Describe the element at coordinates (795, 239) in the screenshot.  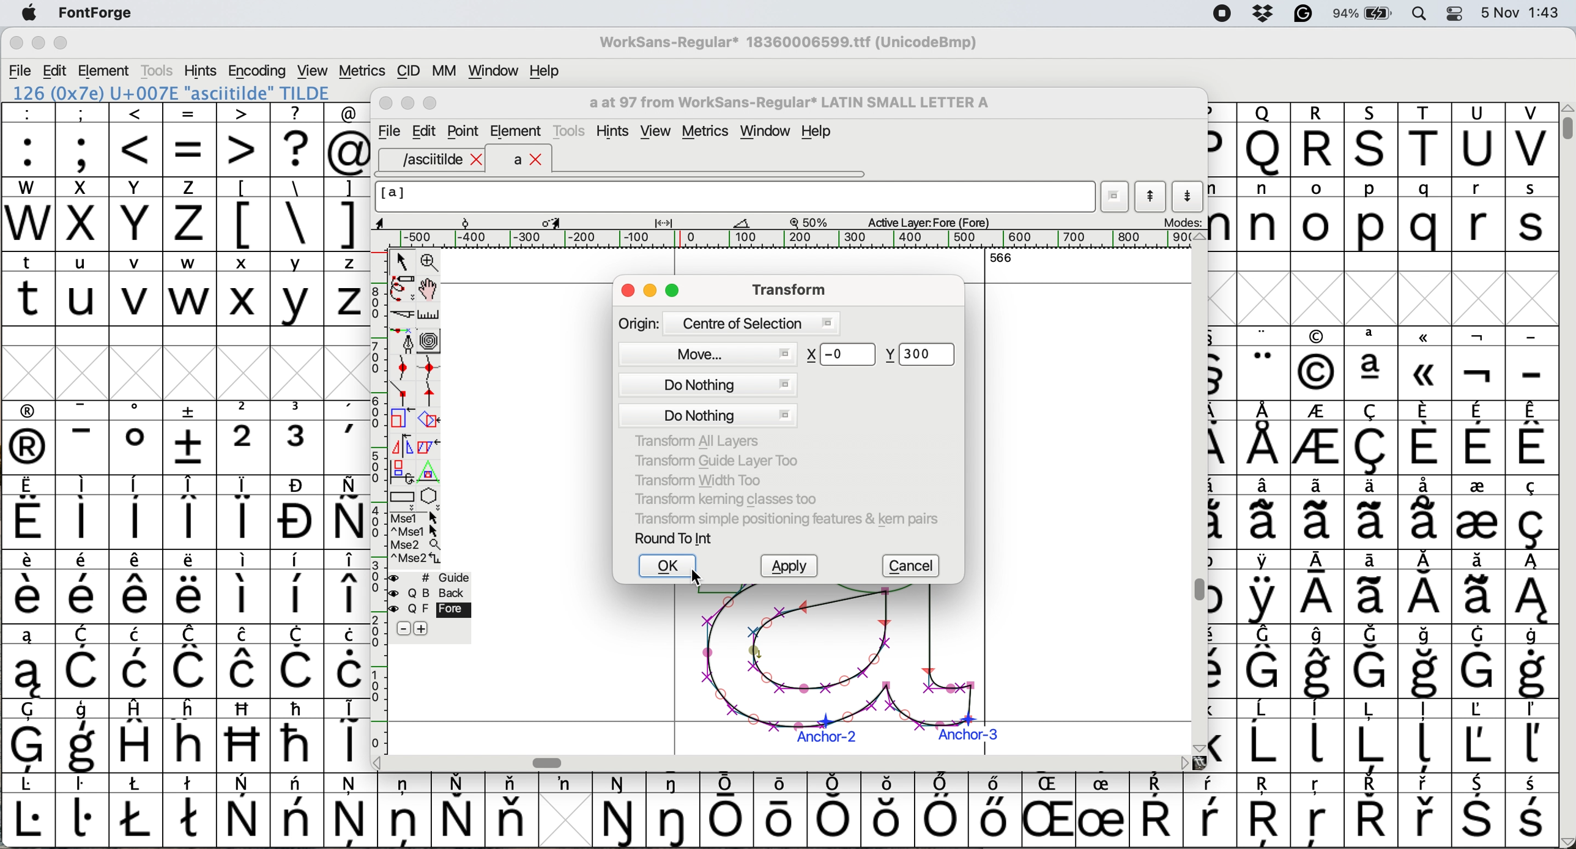
I see `horizontal scale` at that location.